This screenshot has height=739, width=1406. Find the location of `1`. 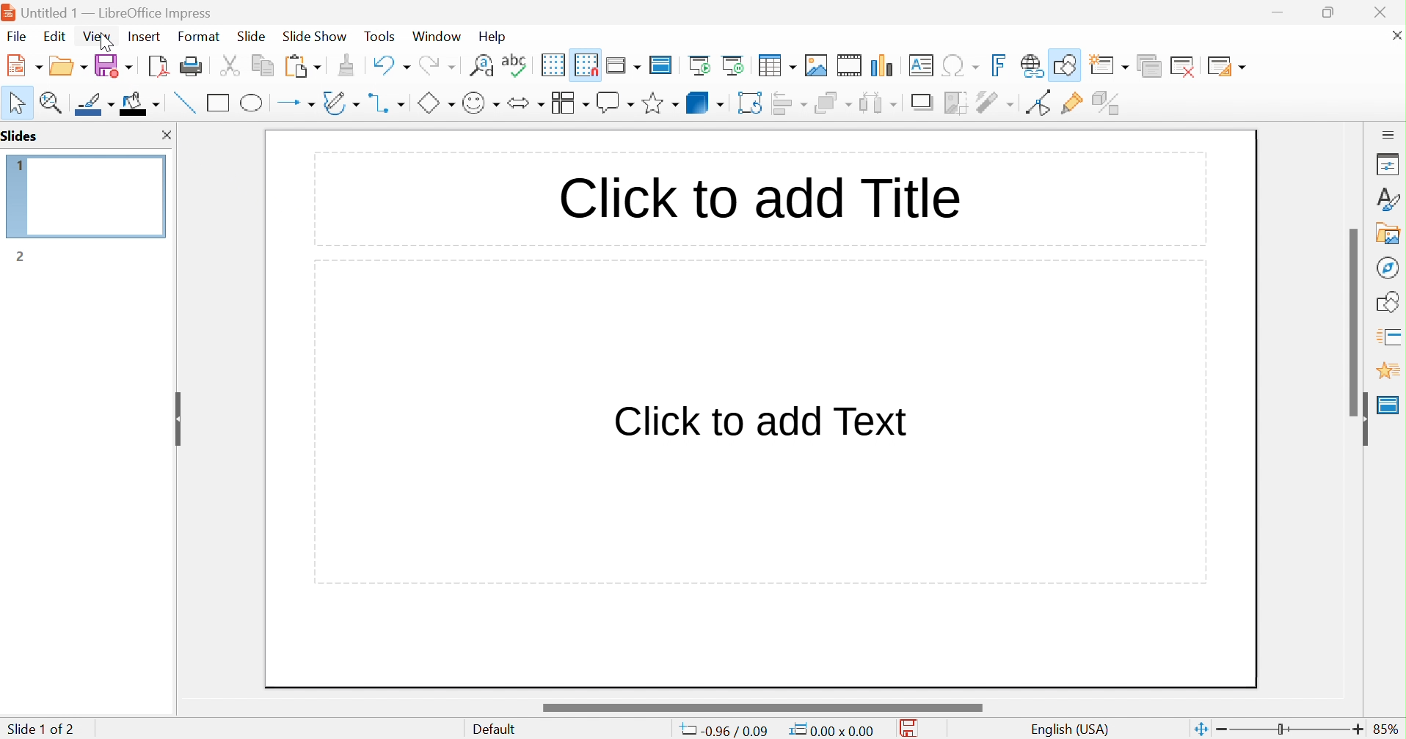

1 is located at coordinates (12, 163).